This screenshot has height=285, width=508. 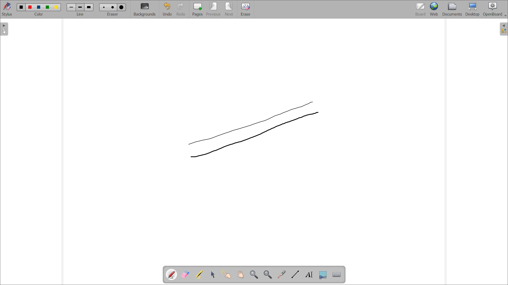 What do you see at coordinates (80, 8) in the screenshot?
I see `line width size` at bounding box center [80, 8].